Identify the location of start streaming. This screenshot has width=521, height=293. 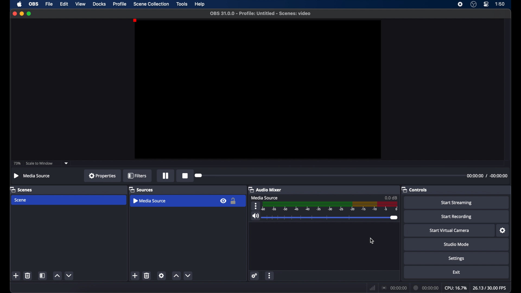
(457, 203).